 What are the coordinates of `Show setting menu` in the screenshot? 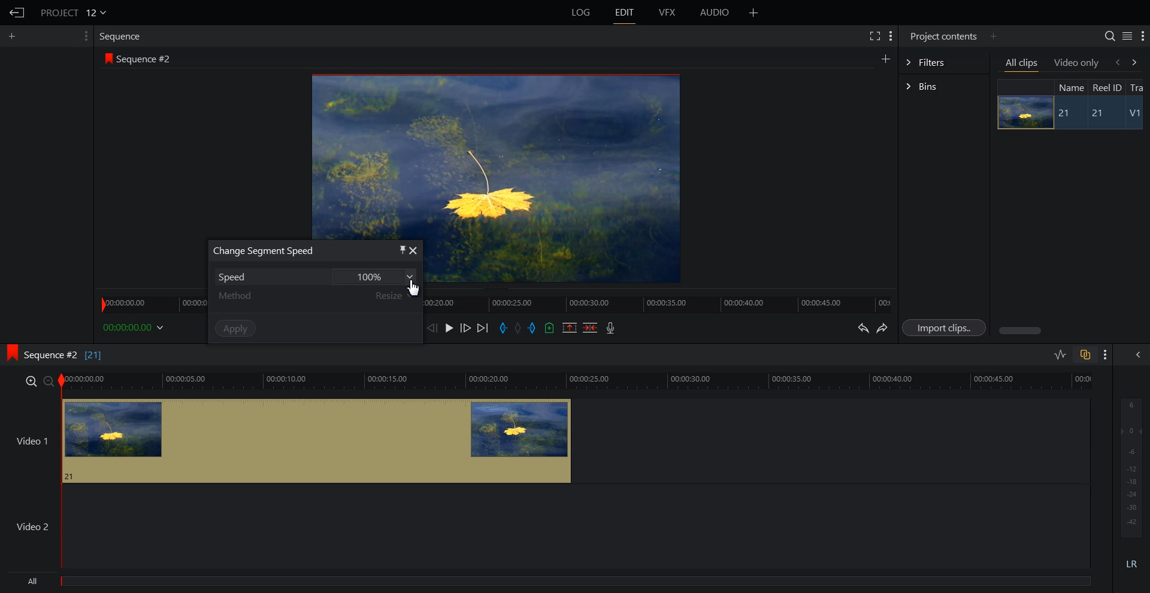 It's located at (84, 36).